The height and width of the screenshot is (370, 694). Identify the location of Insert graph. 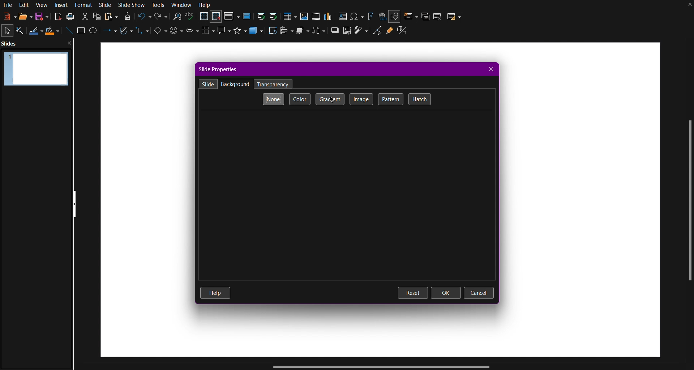
(329, 16).